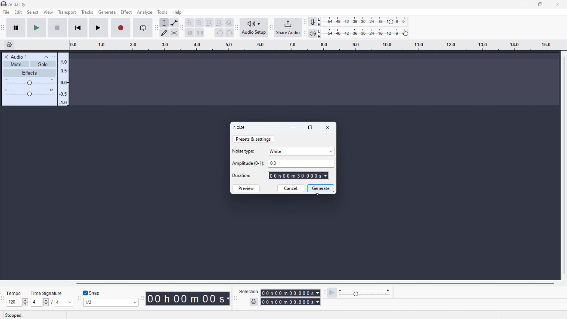 The height and width of the screenshot is (319, 567). What do you see at coordinates (16, 315) in the screenshot?
I see `stopped.` at bounding box center [16, 315].